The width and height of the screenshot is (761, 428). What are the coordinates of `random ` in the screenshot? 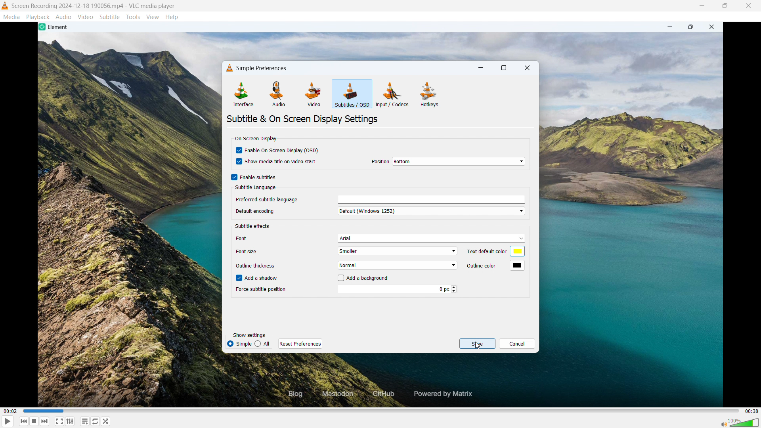 It's located at (106, 421).